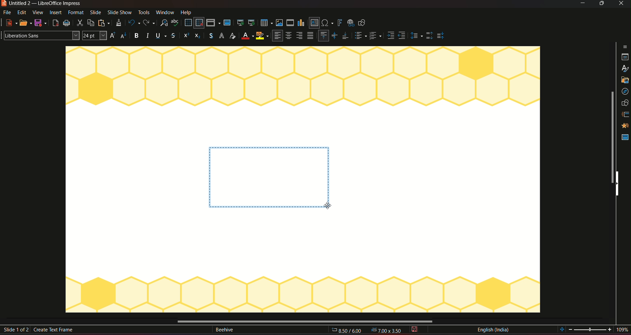  Describe the element at coordinates (619, 184) in the screenshot. I see `hide sidebar` at that location.